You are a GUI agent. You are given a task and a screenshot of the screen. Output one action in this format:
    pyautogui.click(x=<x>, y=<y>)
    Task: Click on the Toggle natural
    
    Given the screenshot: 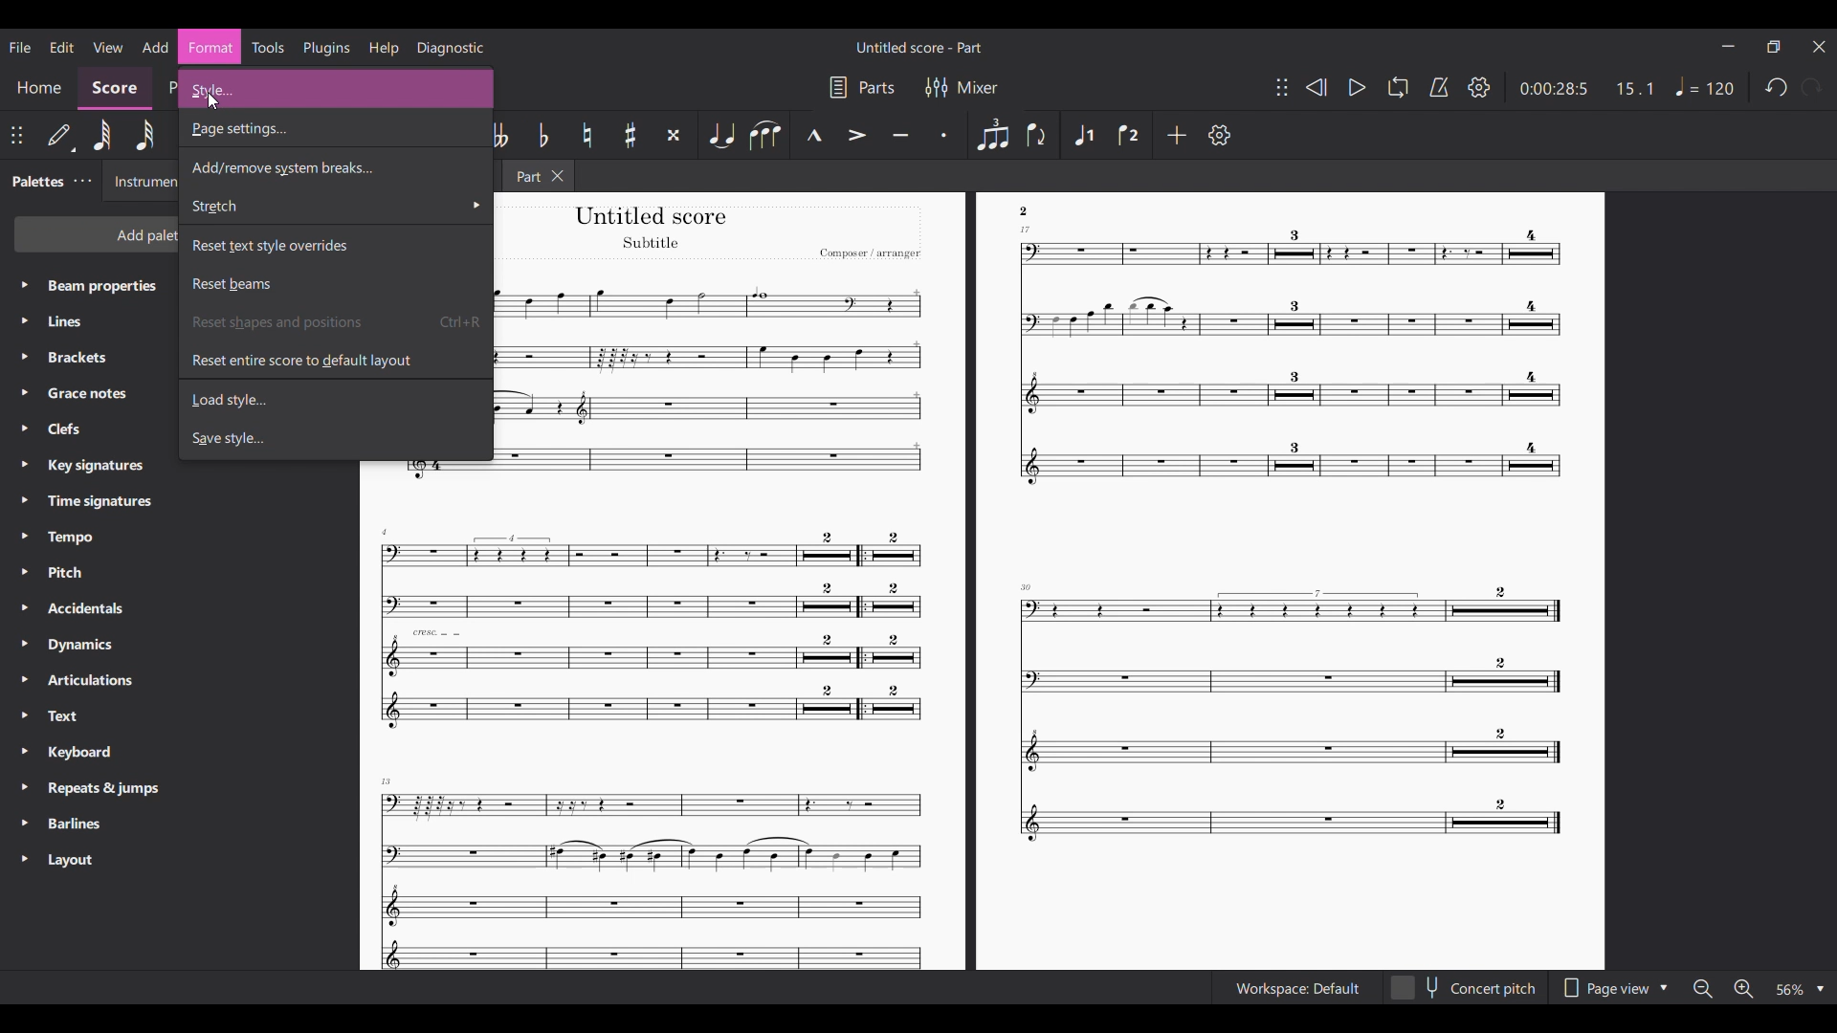 What is the action you would take?
    pyautogui.click(x=587, y=135)
    